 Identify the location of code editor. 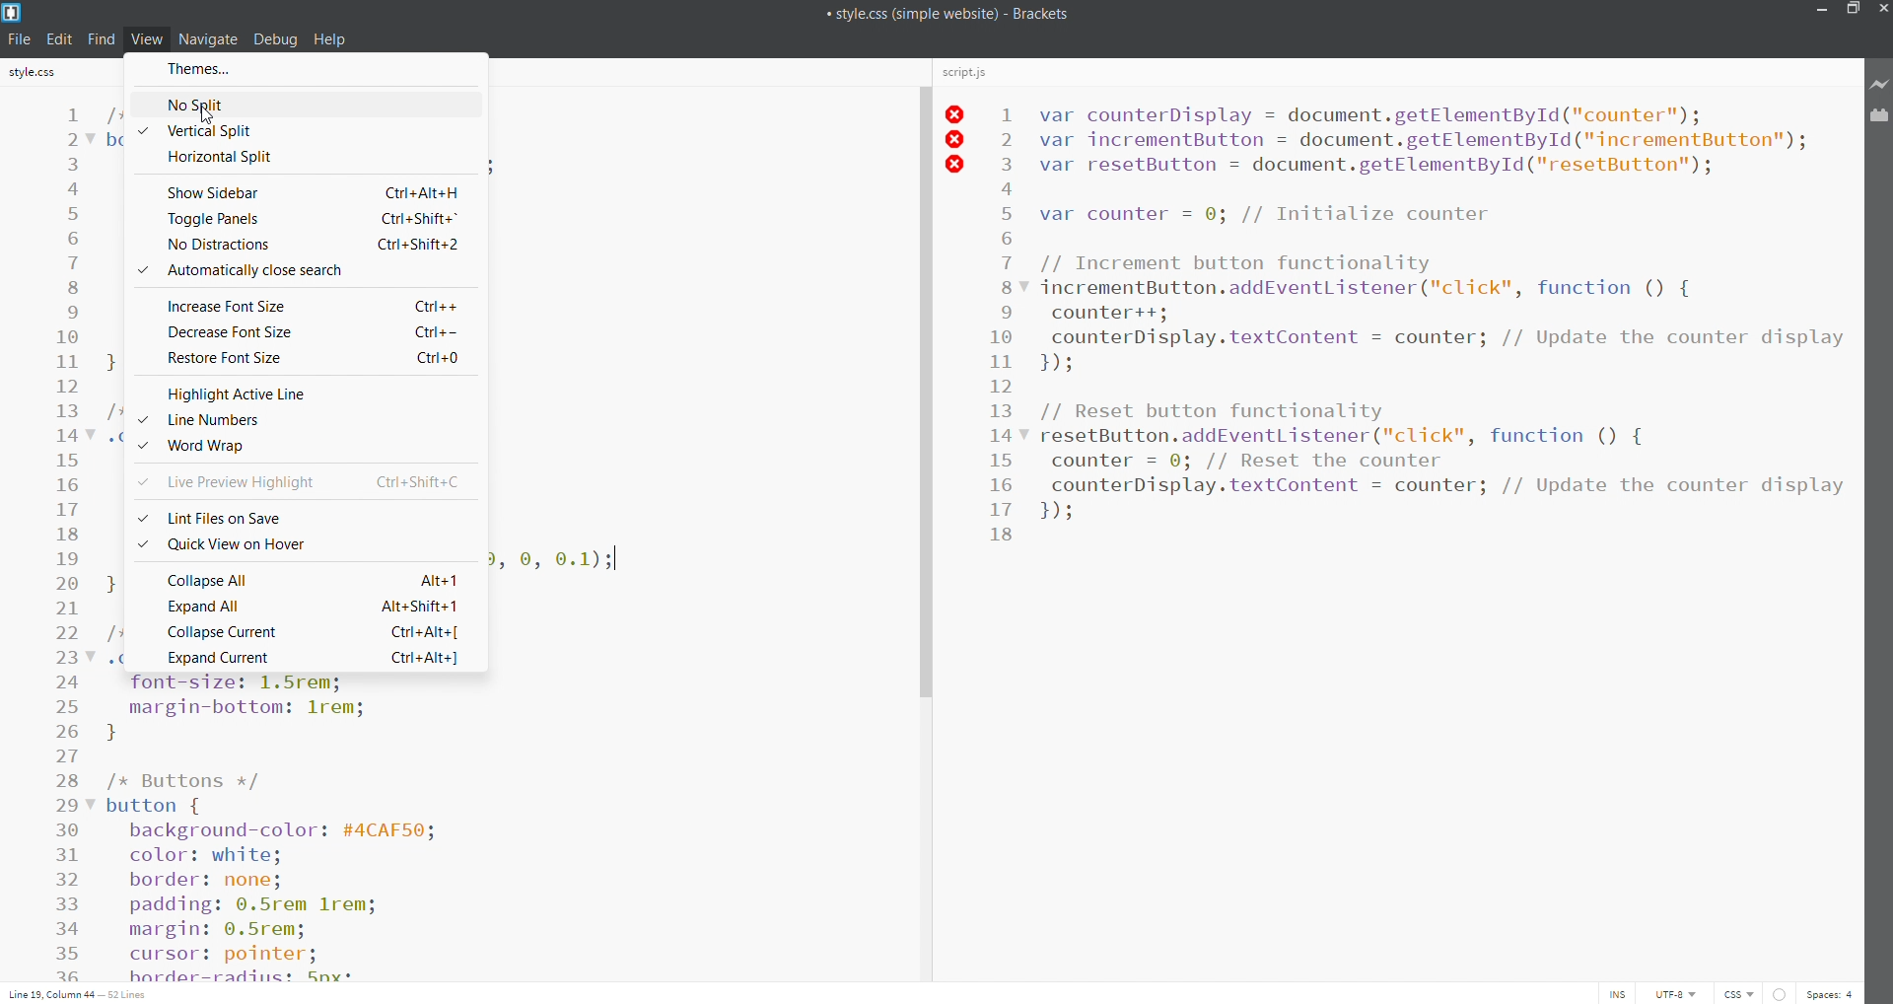
(1440, 536).